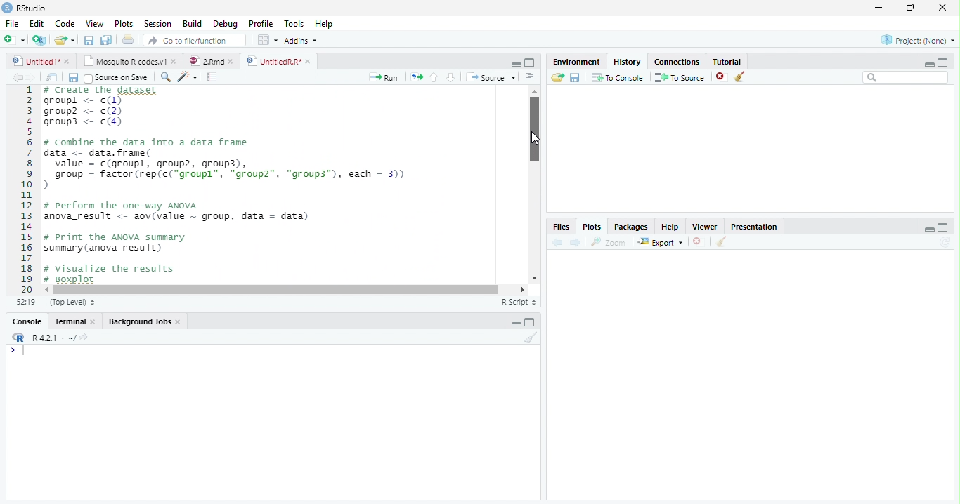 The height and width of the screenshot is (504, 960). I want to click on Pages, so click(212, 78).